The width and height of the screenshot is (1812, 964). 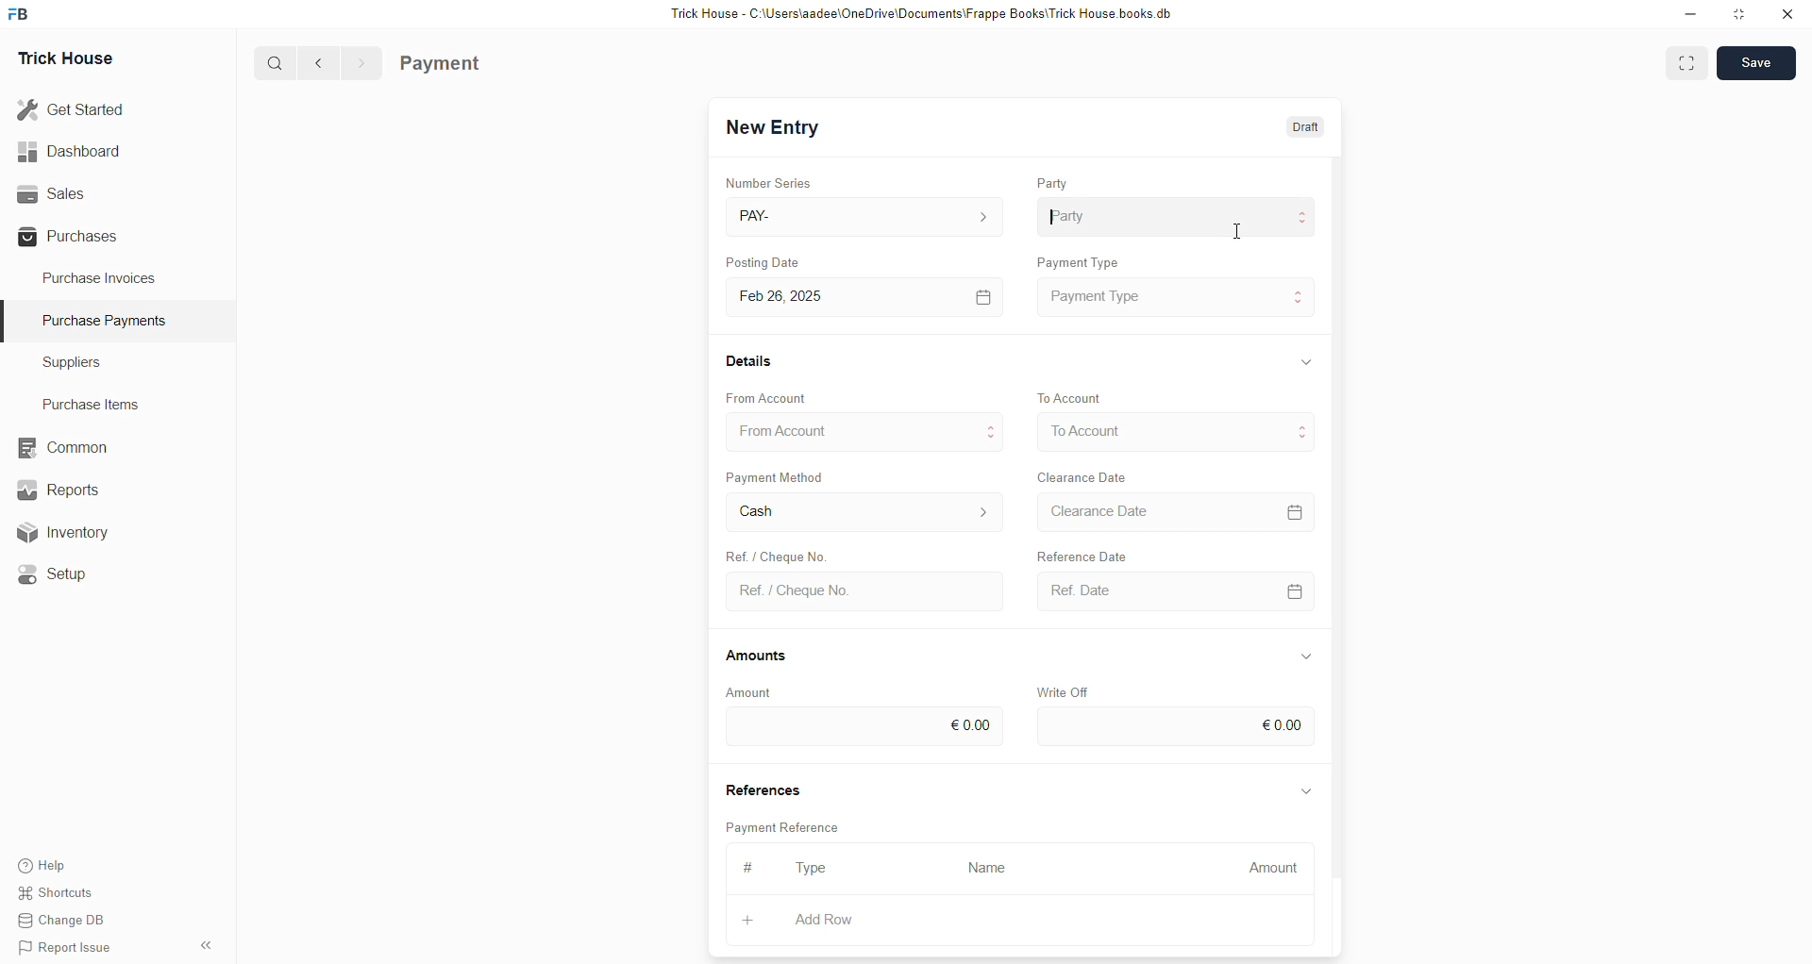 What do you see at coordinates (88, 402) in the screenshot?
I see `Purchase Items.` at bounding box center [88, 402].